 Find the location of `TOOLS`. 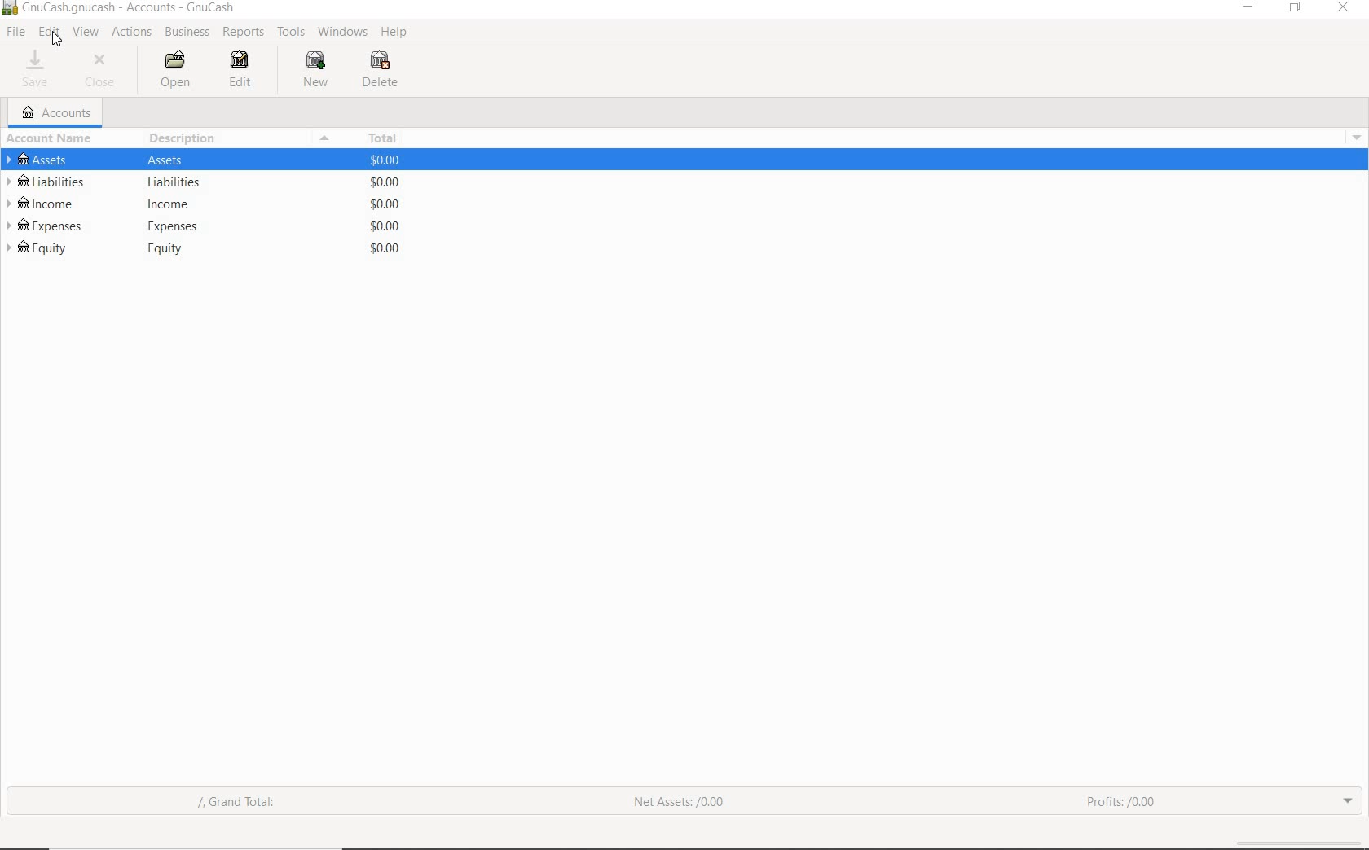

TOOLS is located at coordinates (289, 33).